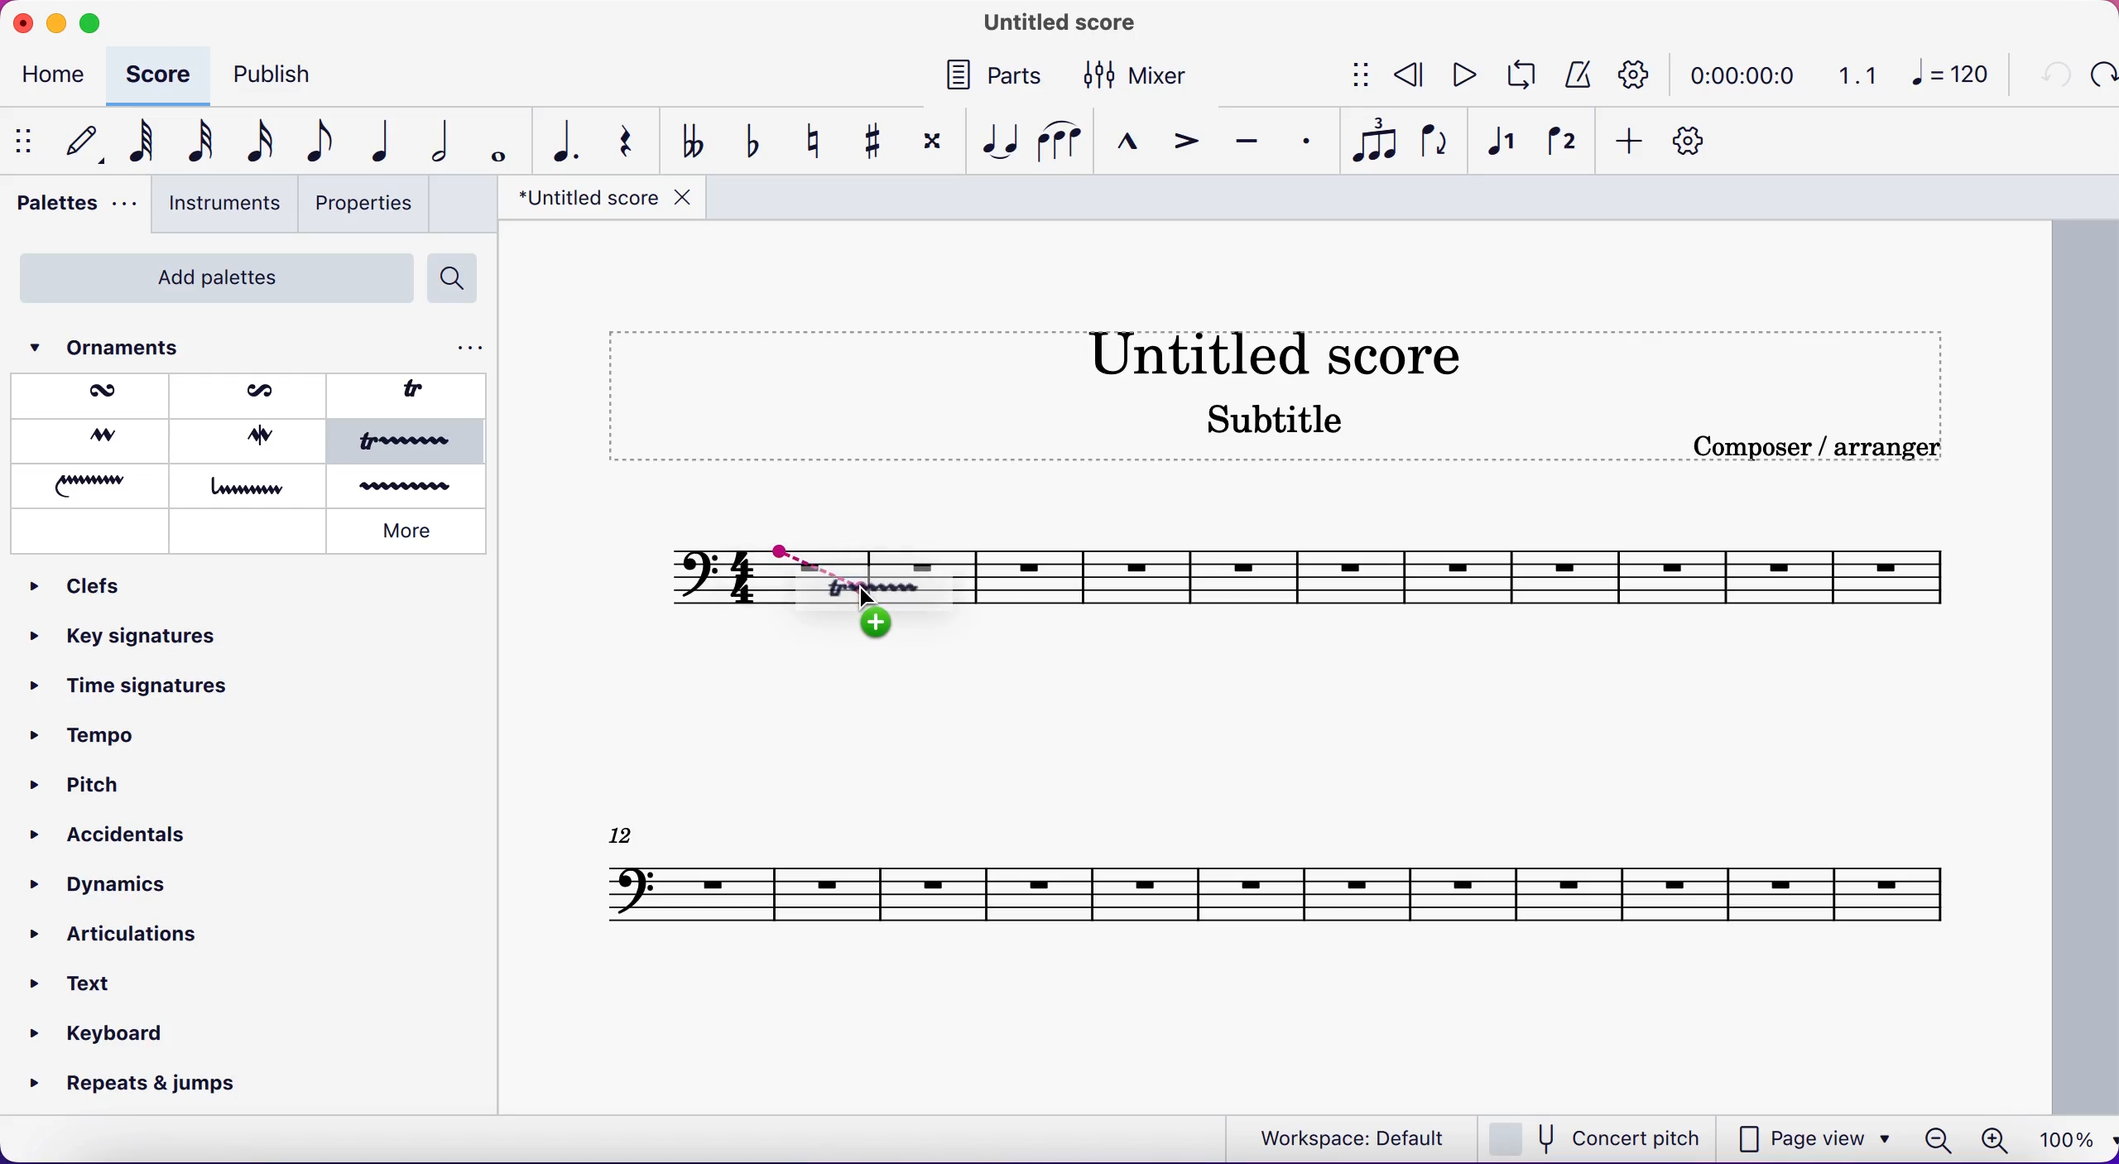 This screenshot has height=1164, width=2119. I want to click on glissando (ascending), so click(94, 483).